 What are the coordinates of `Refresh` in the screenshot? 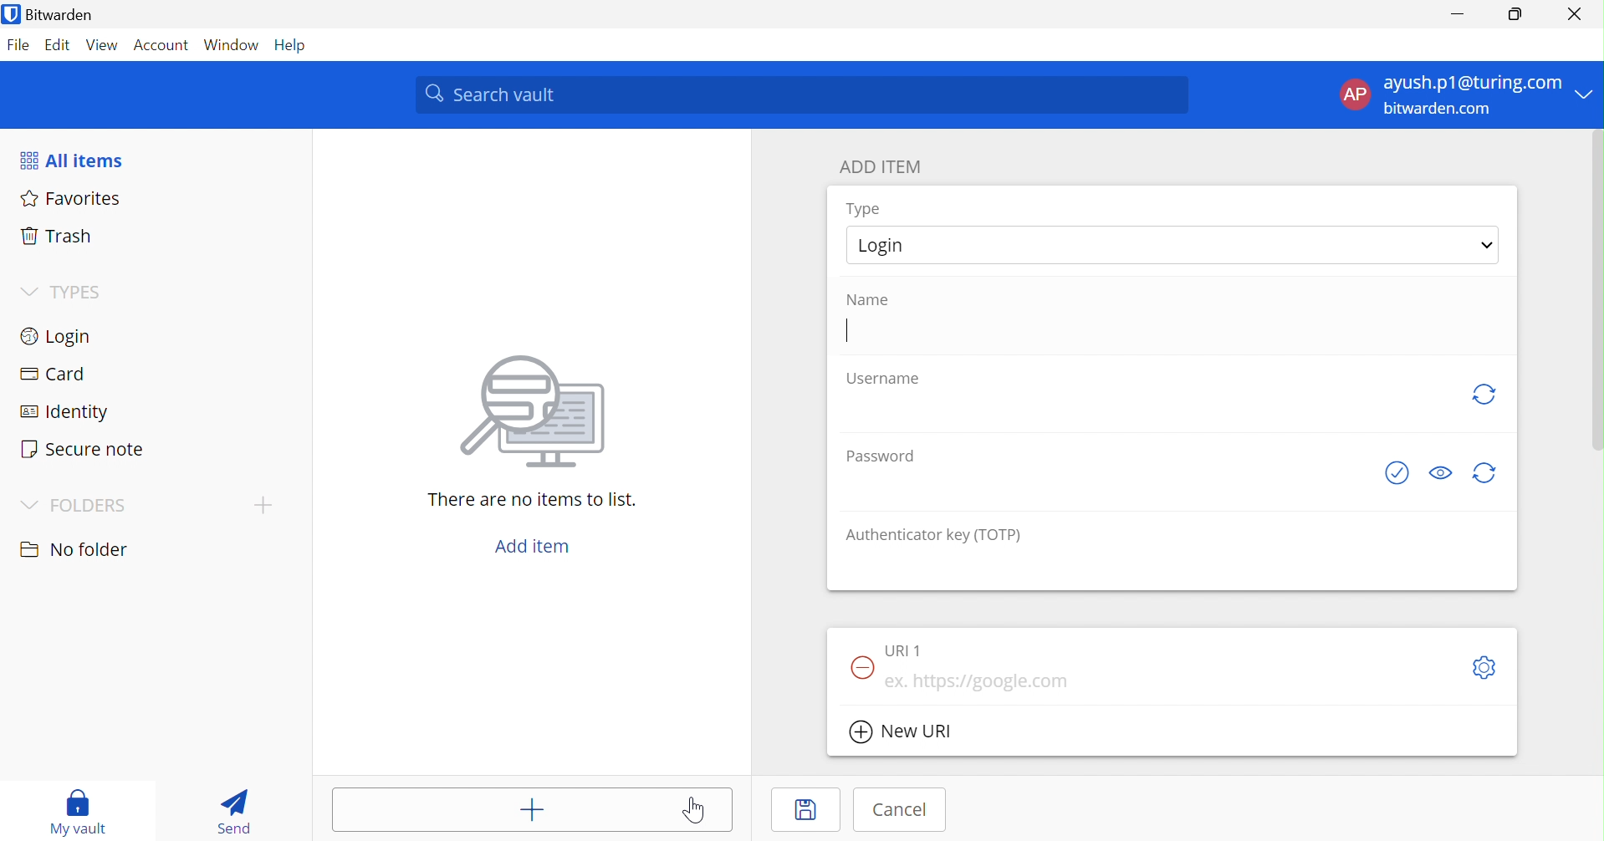 It's located at (1487, 396).